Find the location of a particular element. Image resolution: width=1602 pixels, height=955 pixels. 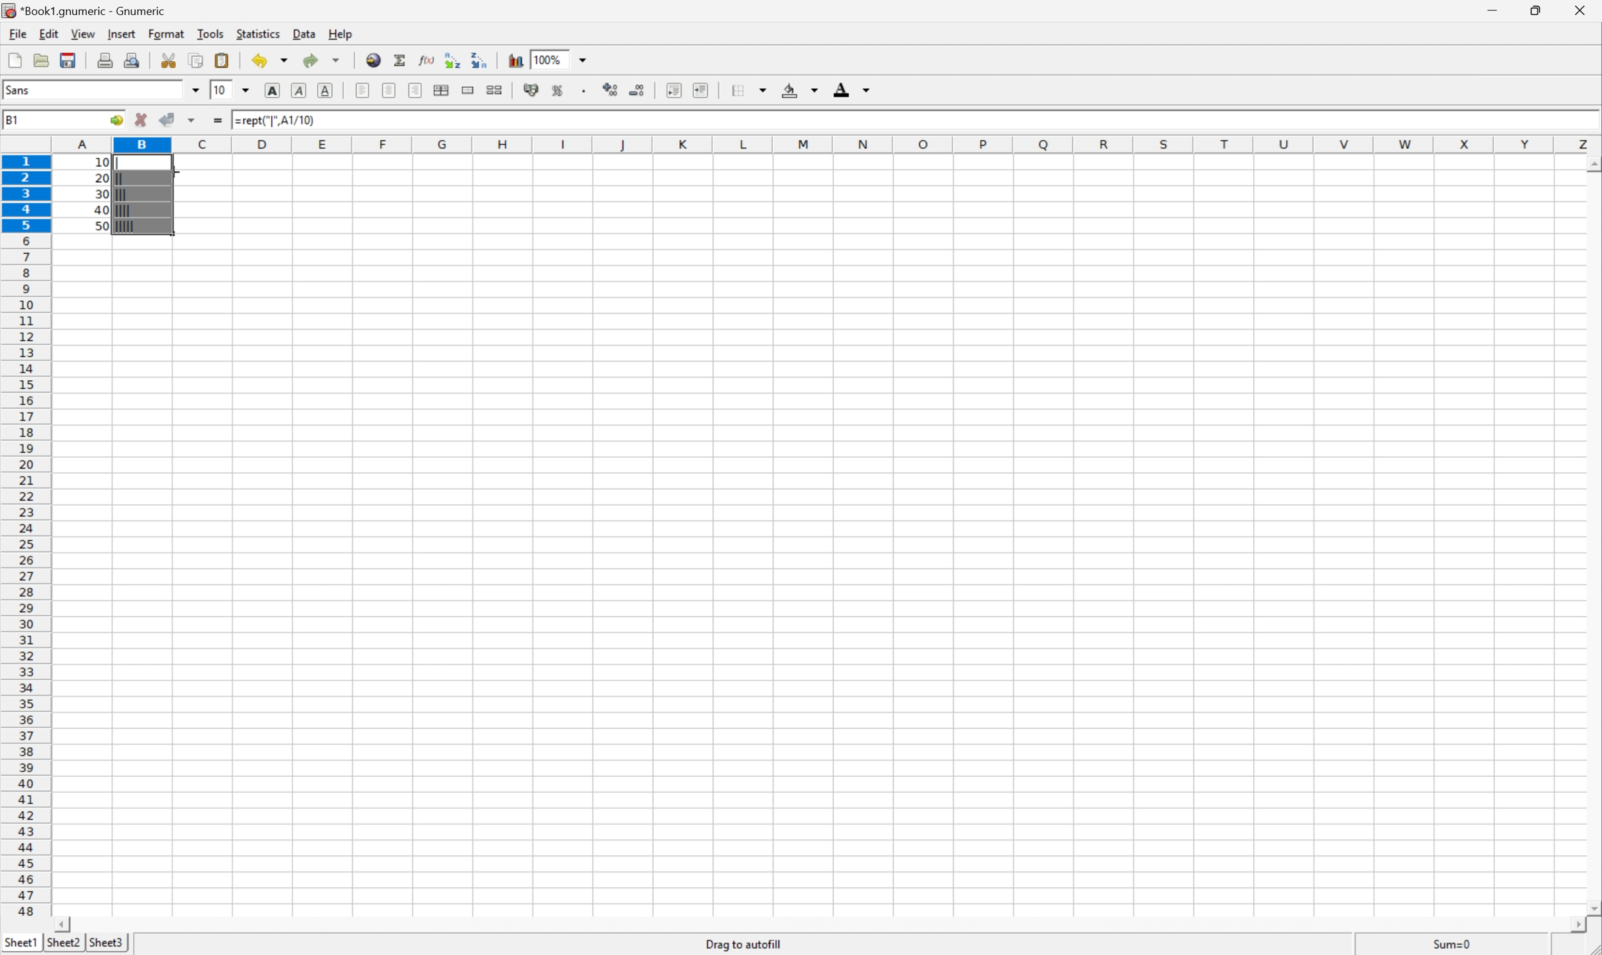

Redo is located at coordinates (320, 60).